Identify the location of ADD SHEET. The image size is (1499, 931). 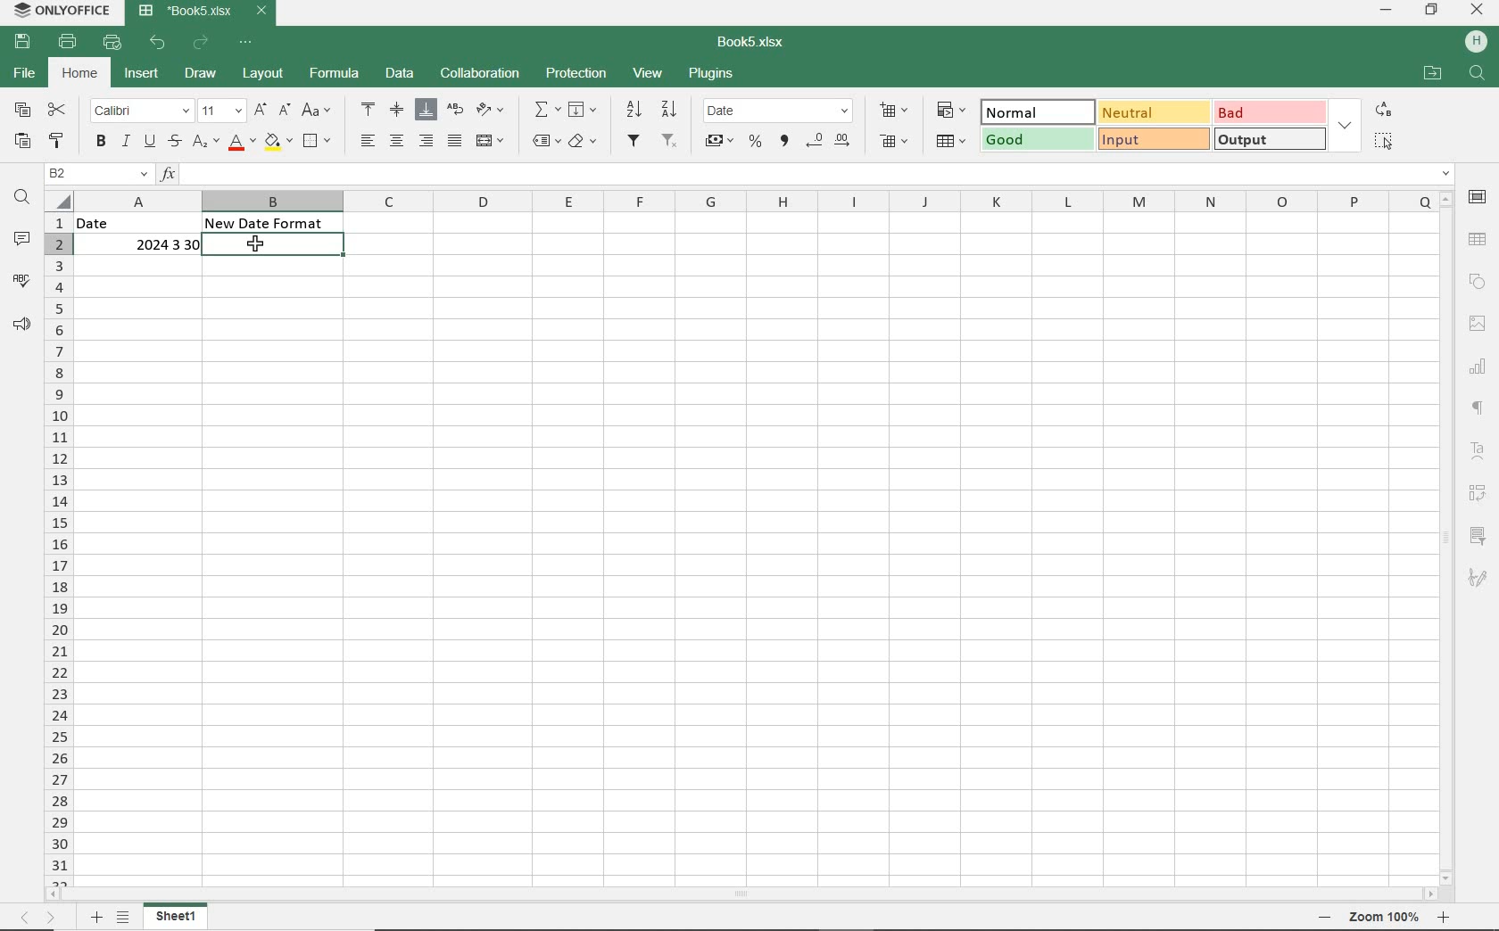
(96, 918).